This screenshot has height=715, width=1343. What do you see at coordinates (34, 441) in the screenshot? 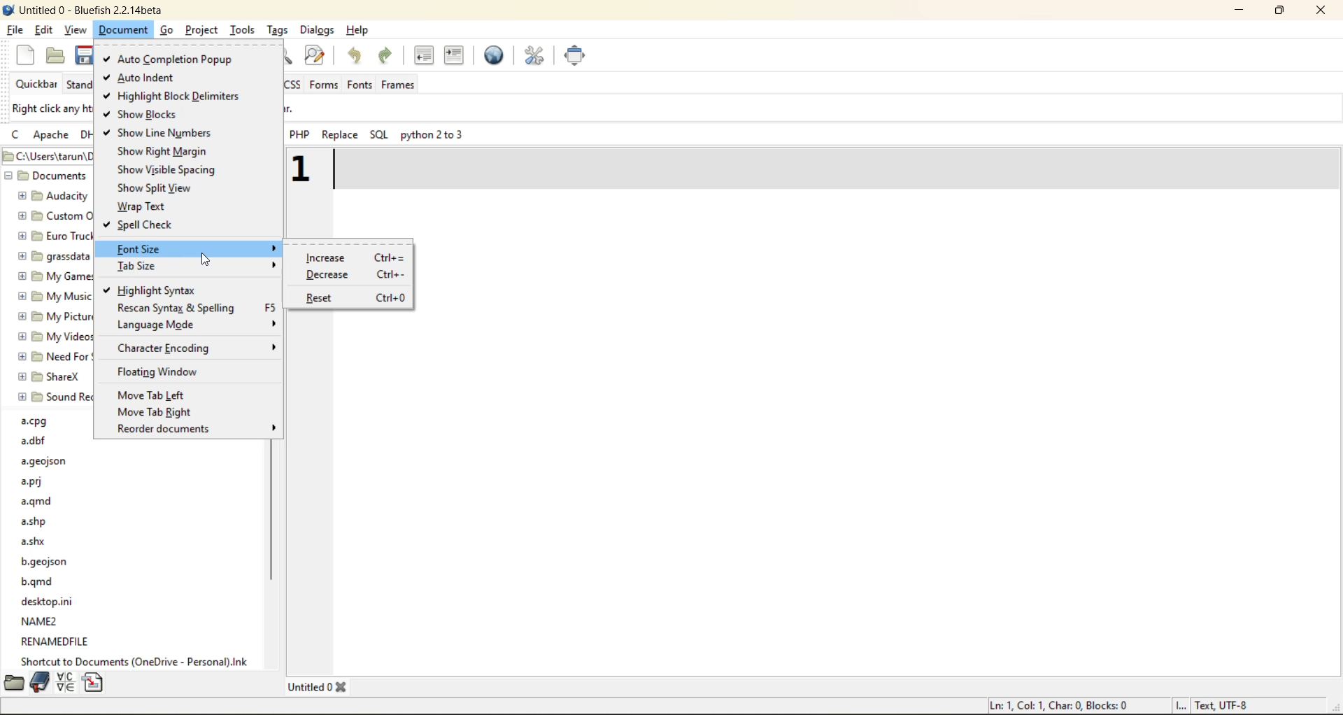
I see `a.dbf` at bounding box center [34, 441].